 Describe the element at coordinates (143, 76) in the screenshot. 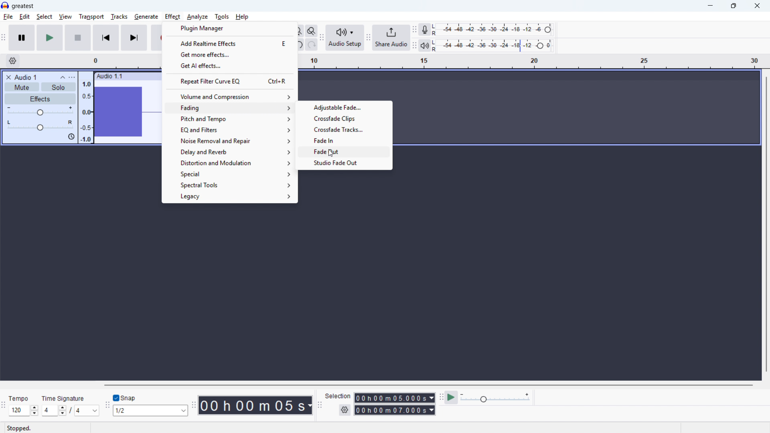

I see `Click to drag ` at that location.